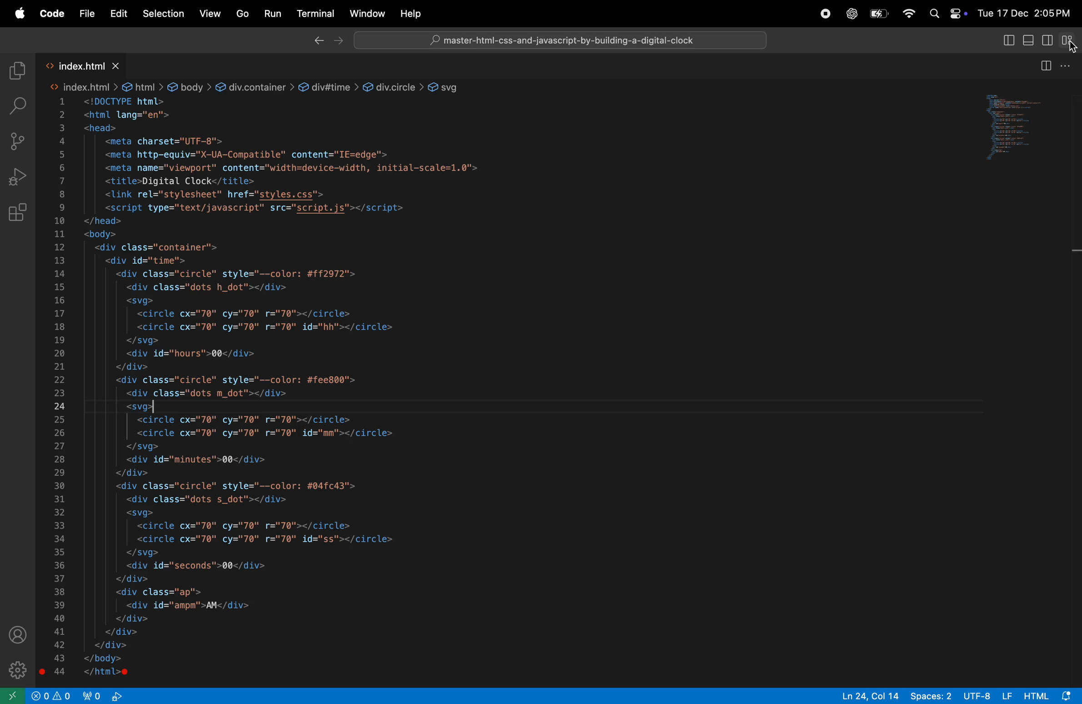  What do you see at coordinates (102, 696) in the screenshot?
I see `view port` at bounding box center [102, 696].